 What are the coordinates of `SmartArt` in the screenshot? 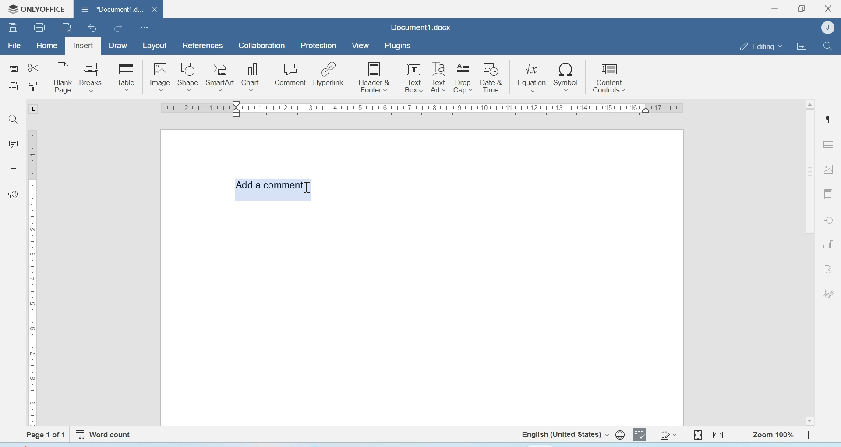 It's located at (220, 77).